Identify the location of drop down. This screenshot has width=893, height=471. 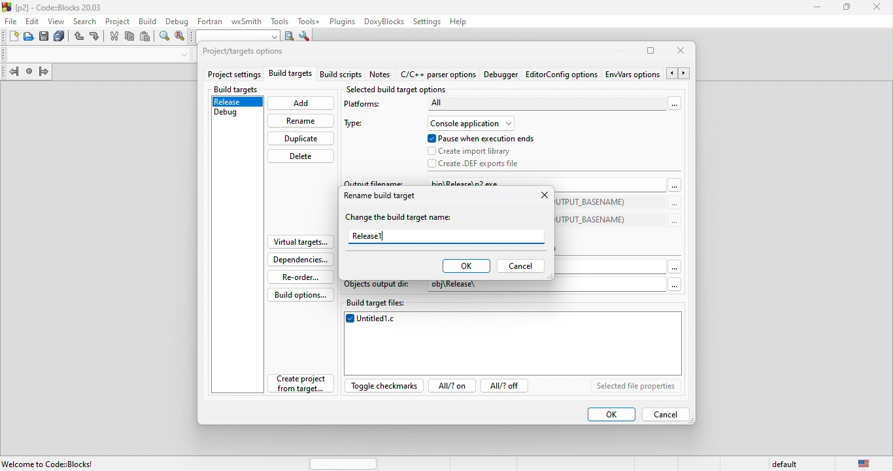
(182, 55).